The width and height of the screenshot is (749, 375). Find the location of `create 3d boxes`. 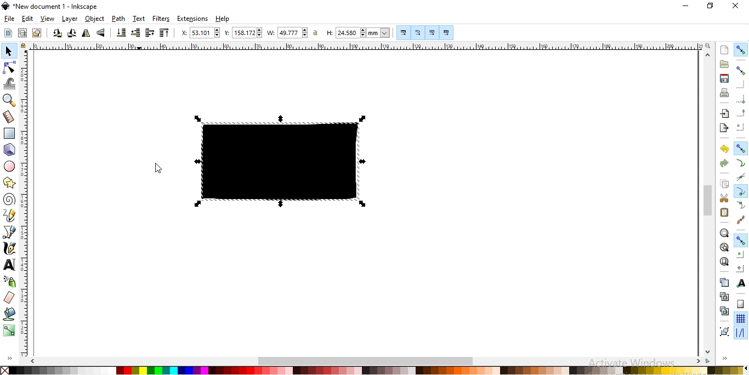

create 3d boxes is located at coordinates (9, 150).